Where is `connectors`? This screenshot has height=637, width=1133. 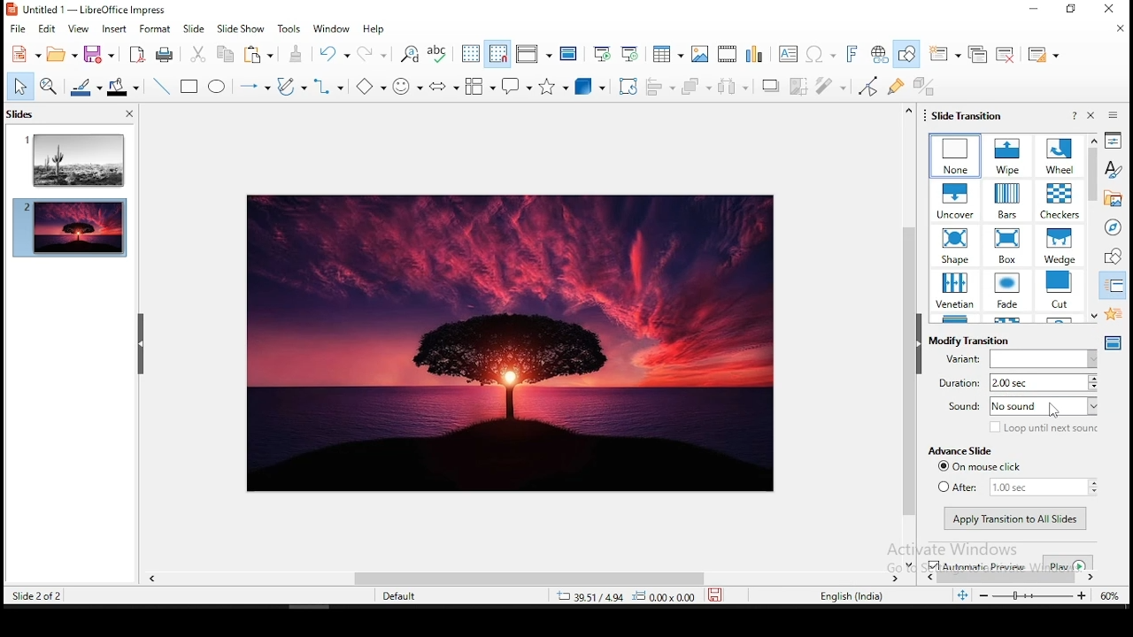 connectors is located at coordinates (327, 86).